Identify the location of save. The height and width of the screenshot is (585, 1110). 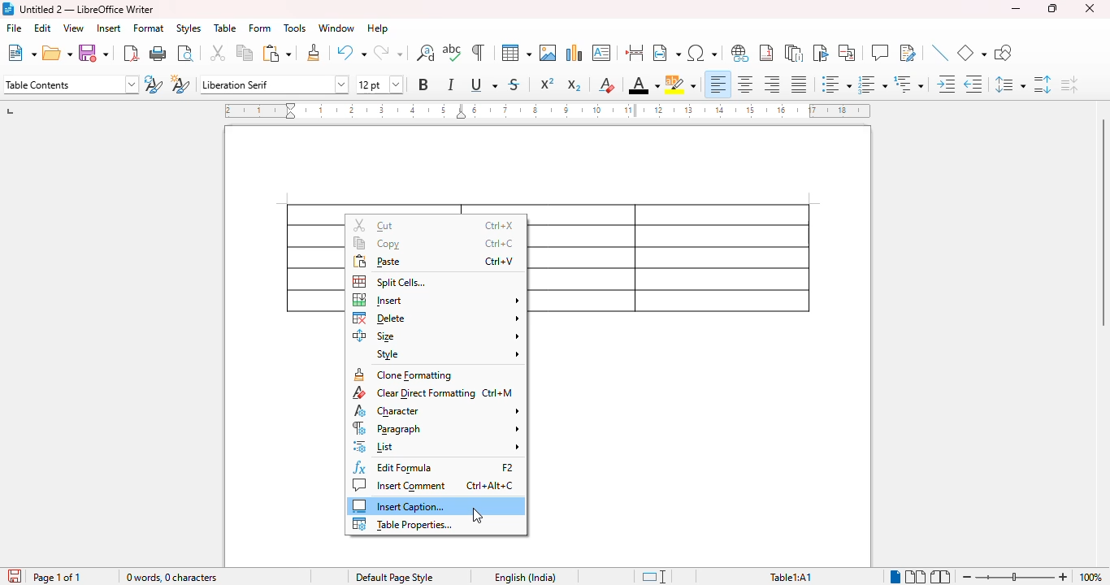
(93, 53).